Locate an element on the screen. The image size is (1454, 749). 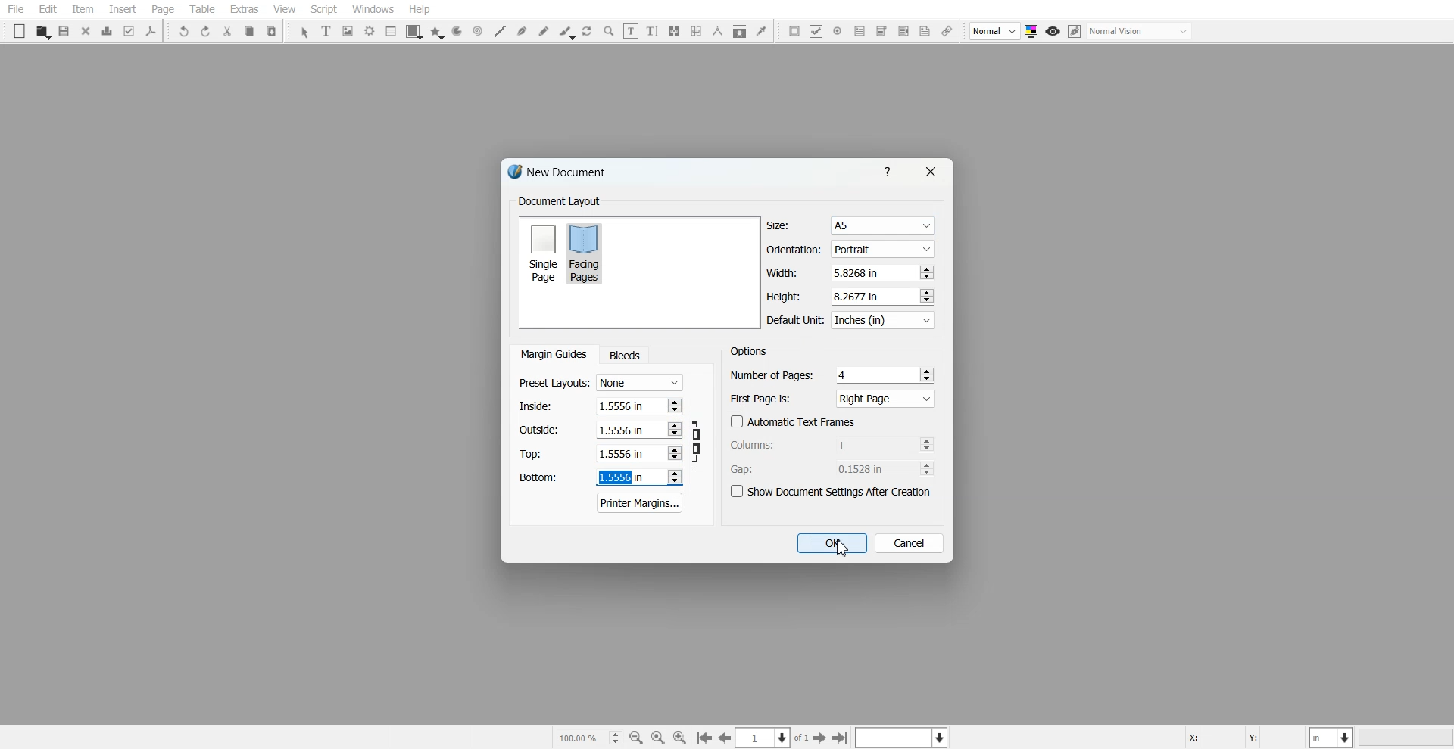
Zoom Out is located at coordinates (636, 738).